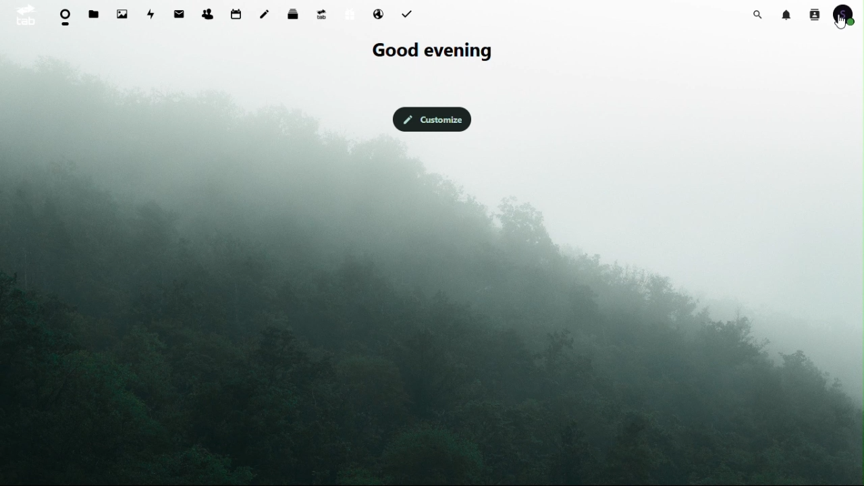 This screenshot has height=486, width=864. Describe the element at coordinates (408, 13) in the screenshot. I see `Tasks` at that location.